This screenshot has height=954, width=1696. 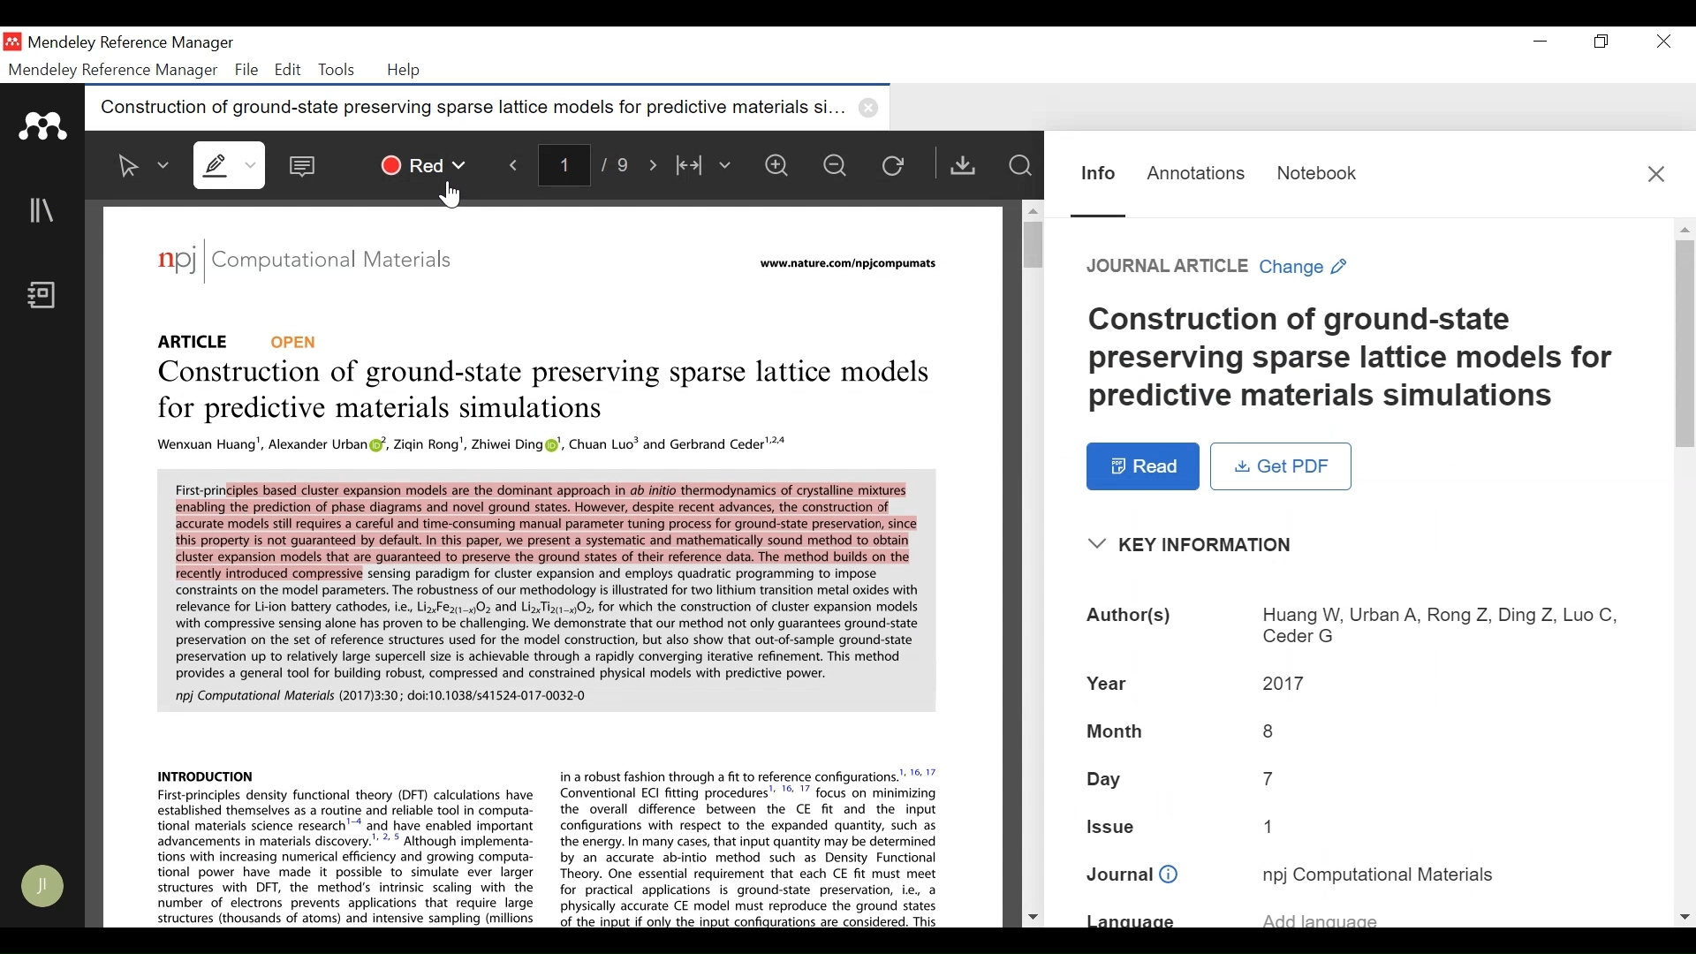 I want to click on Find In File, so click(x=1020, y=165).